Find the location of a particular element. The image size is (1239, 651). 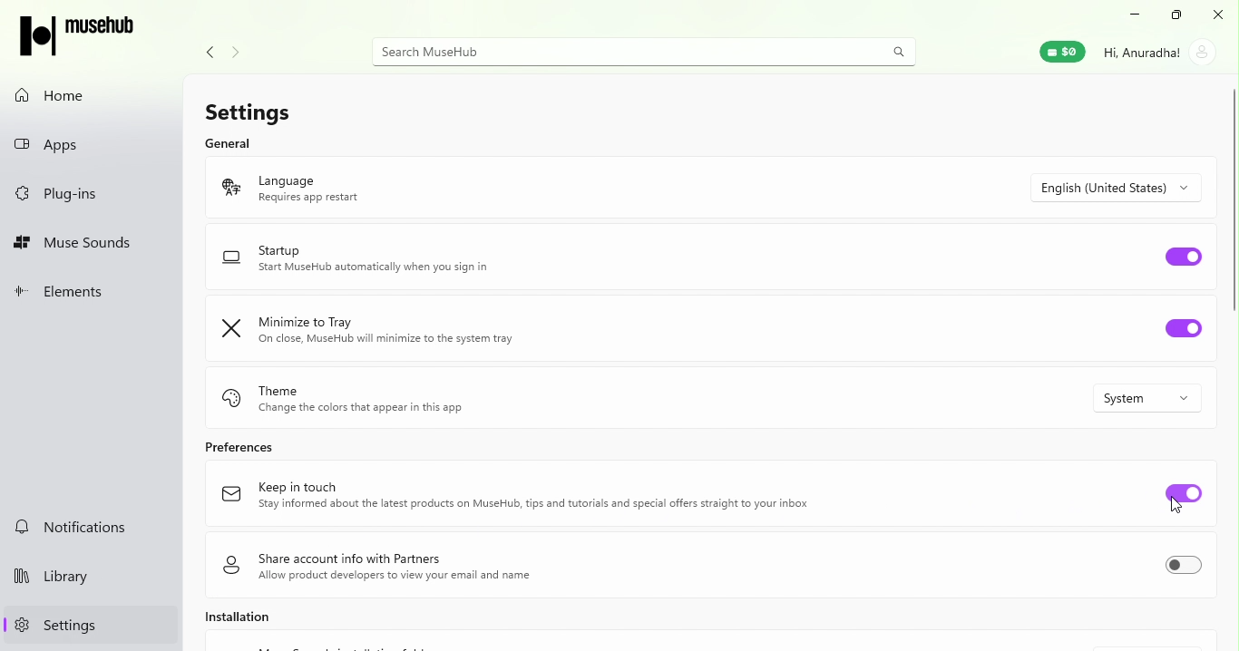

Apps is located at coordinates (94, 145).